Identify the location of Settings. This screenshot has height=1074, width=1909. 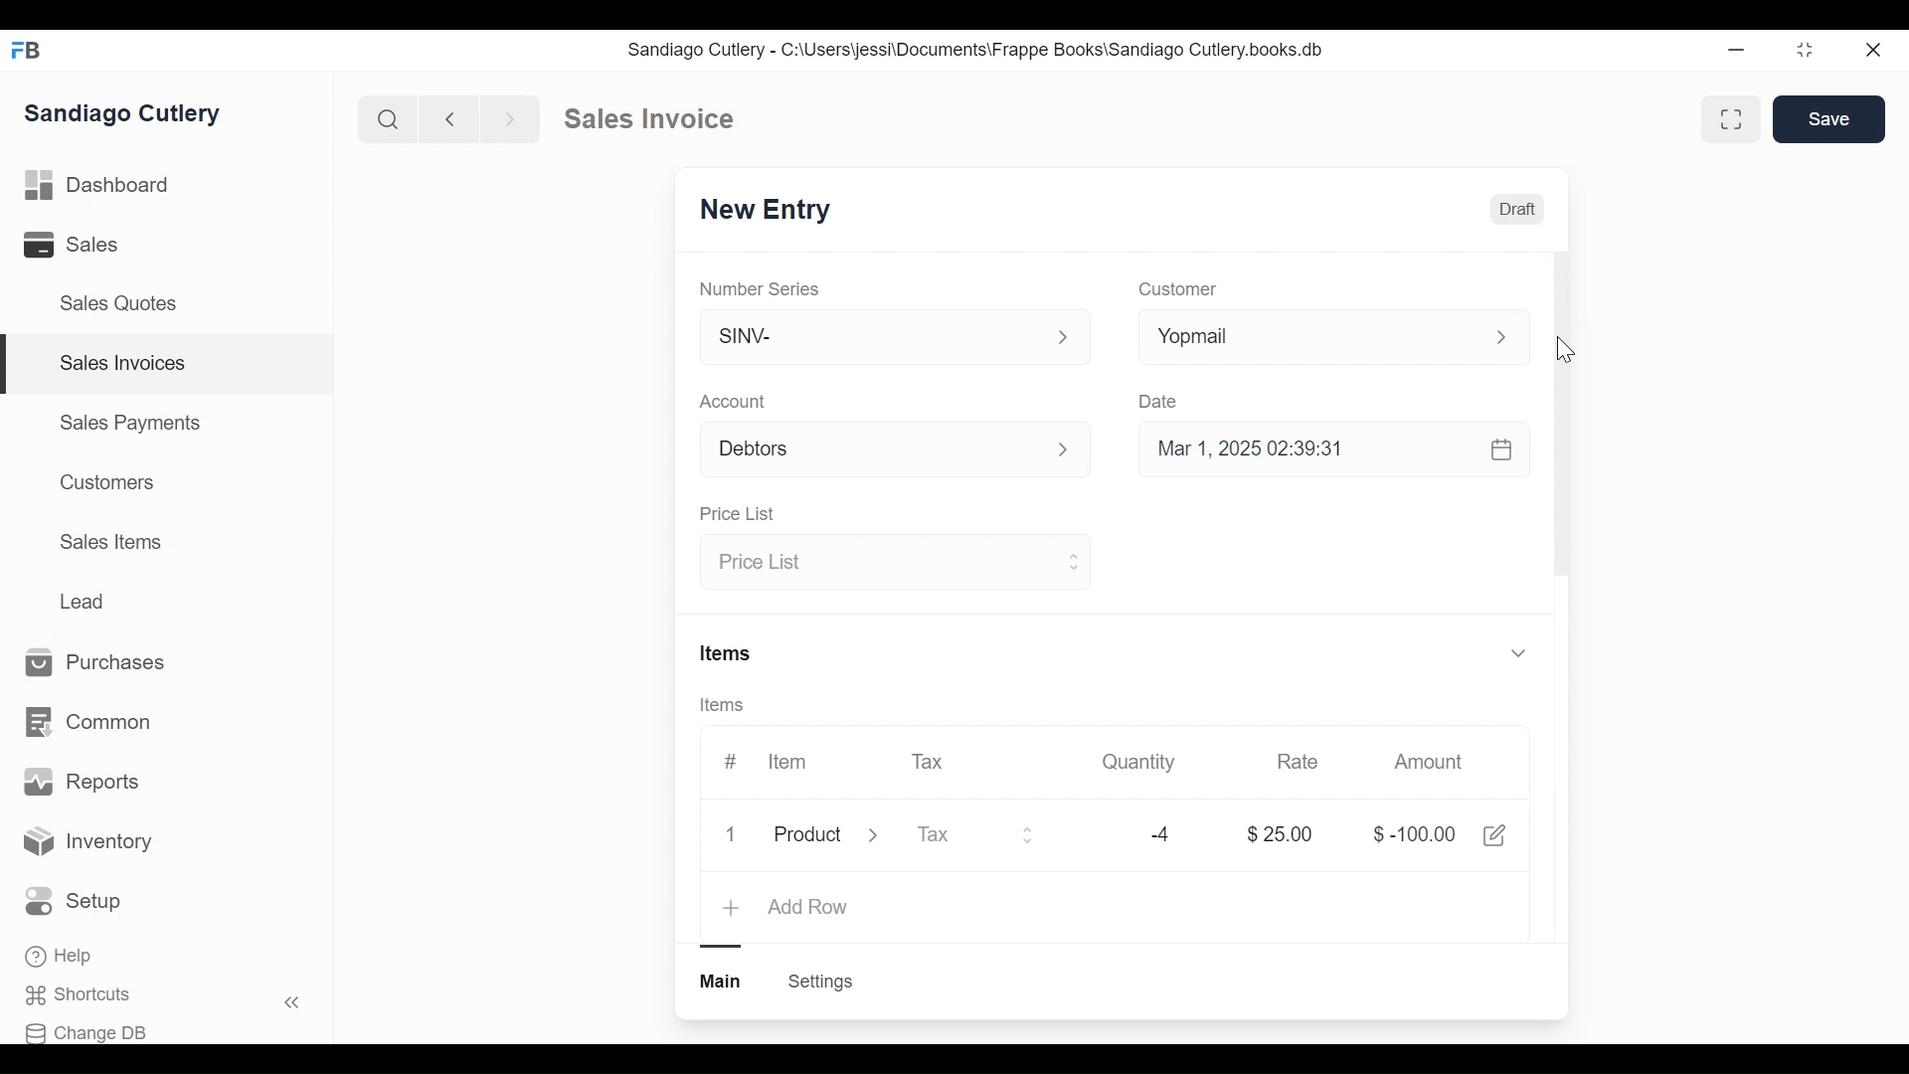
(823, 982).